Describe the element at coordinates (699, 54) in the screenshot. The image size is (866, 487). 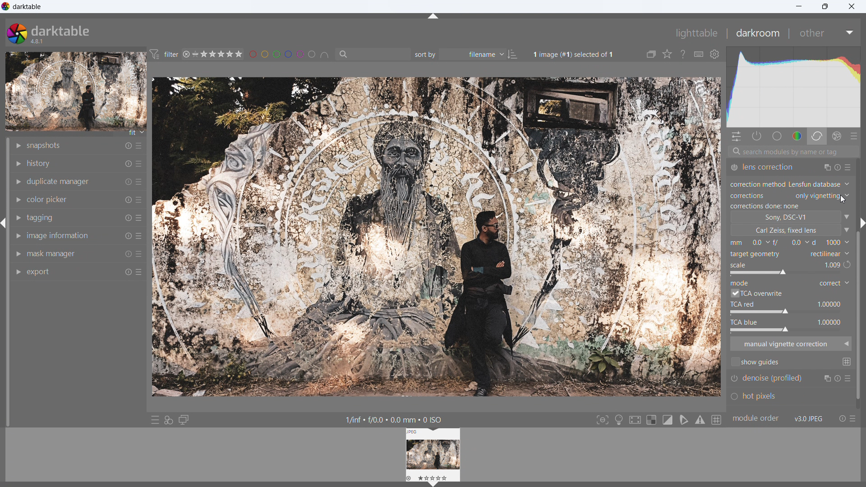
I see `define shortcuts` at that location.